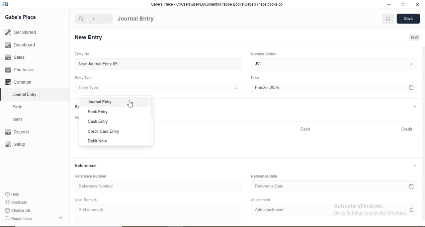 This screenshot has height=227, width=425. Describe the element at coordinates (15, 194) in the screenshot. I see `Help` at that location.